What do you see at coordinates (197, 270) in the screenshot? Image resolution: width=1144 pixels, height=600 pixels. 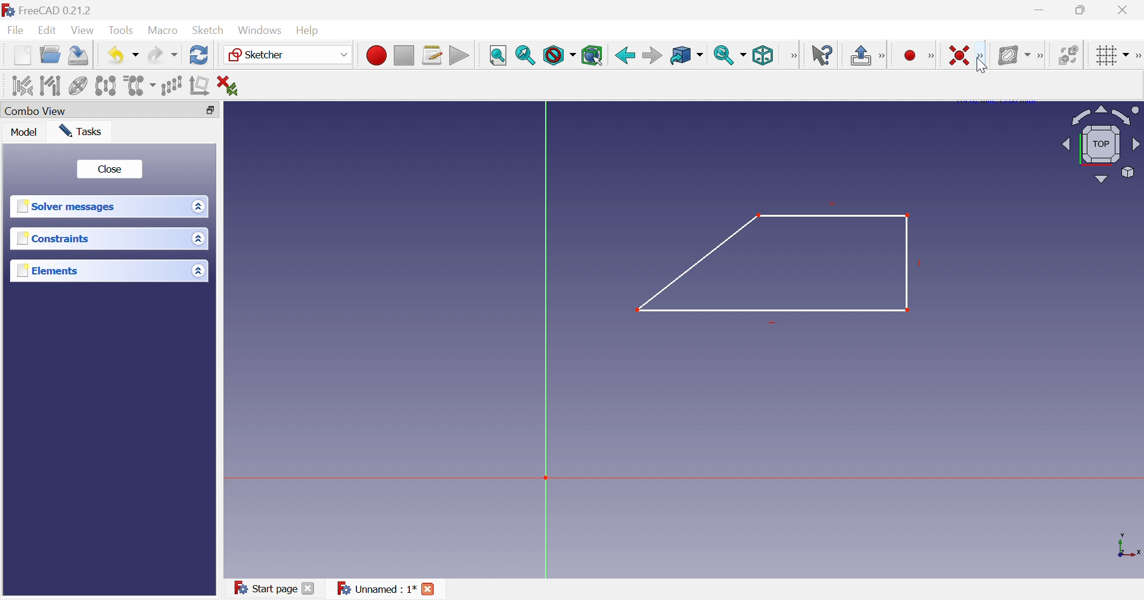 I see `Drop Down` at bounding box center [197, 270].